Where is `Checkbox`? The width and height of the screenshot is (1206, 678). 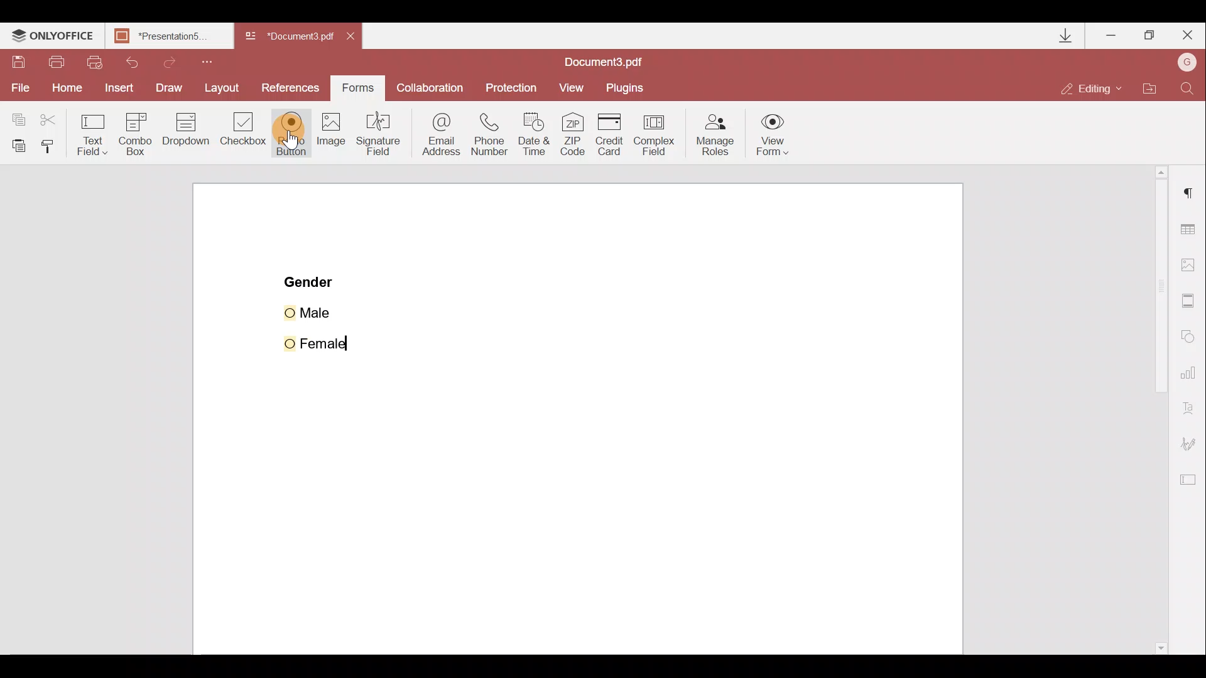
Checkbox is located at coordinates (244, 132).